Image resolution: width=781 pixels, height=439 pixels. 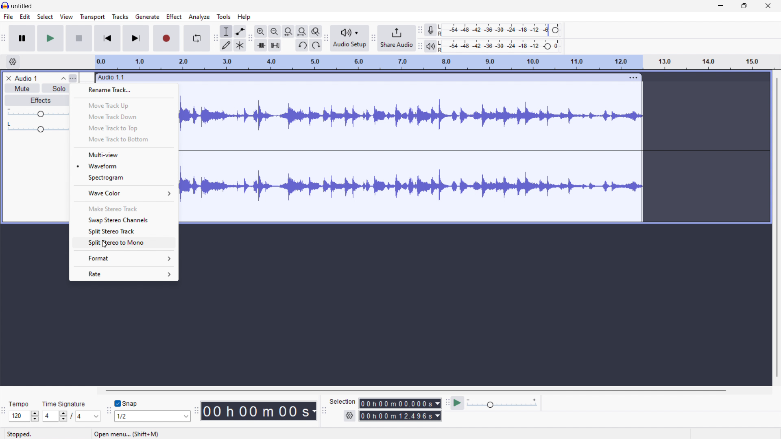 I want to click on close, so click(x=768, y=6).